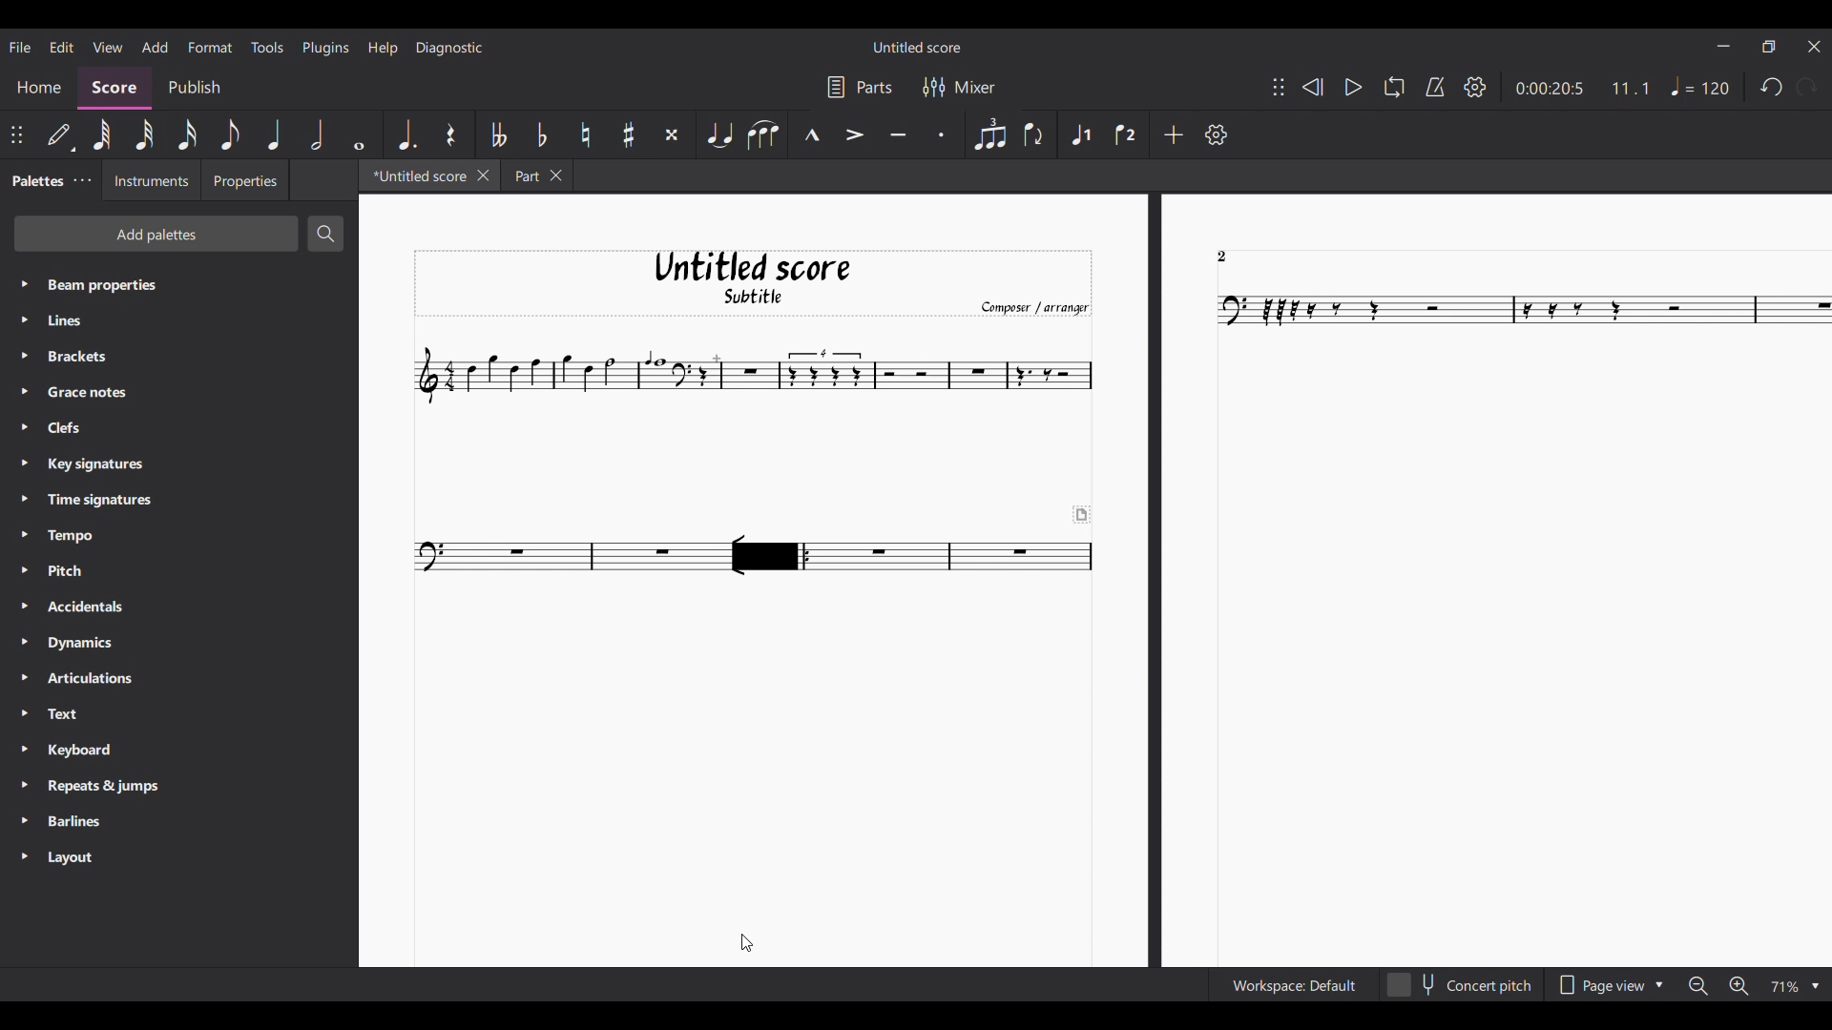 Image resolution: width=1832 pixels, height=1030 pixels. Describe the element at coordinates (61, 135) in the screenshot. I see `Default` at that location.